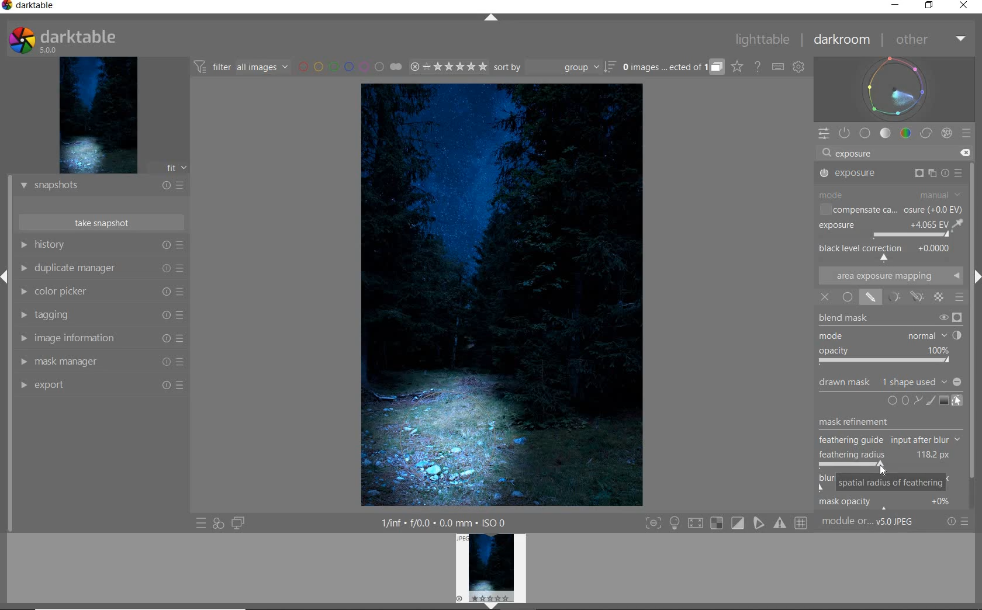 This screenshot has width=982, height=610. What do you see at coordinates (967, 132) in the screenshot?
I see `PRESETS` at bounding box center [967, 132].